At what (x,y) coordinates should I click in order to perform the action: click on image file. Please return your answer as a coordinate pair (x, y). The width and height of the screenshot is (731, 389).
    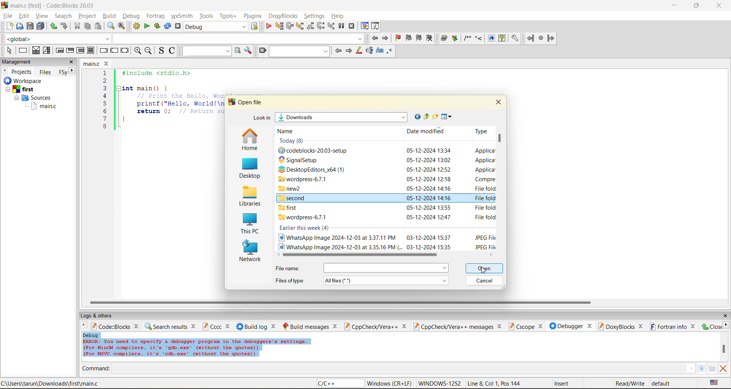
    Looking at the image, I should click on (340, 247).